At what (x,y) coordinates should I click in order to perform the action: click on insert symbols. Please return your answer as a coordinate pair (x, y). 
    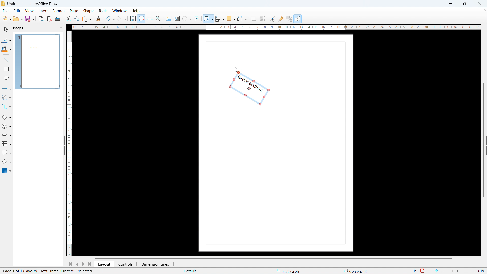
    Looking at the image, I should click on (187, 19).